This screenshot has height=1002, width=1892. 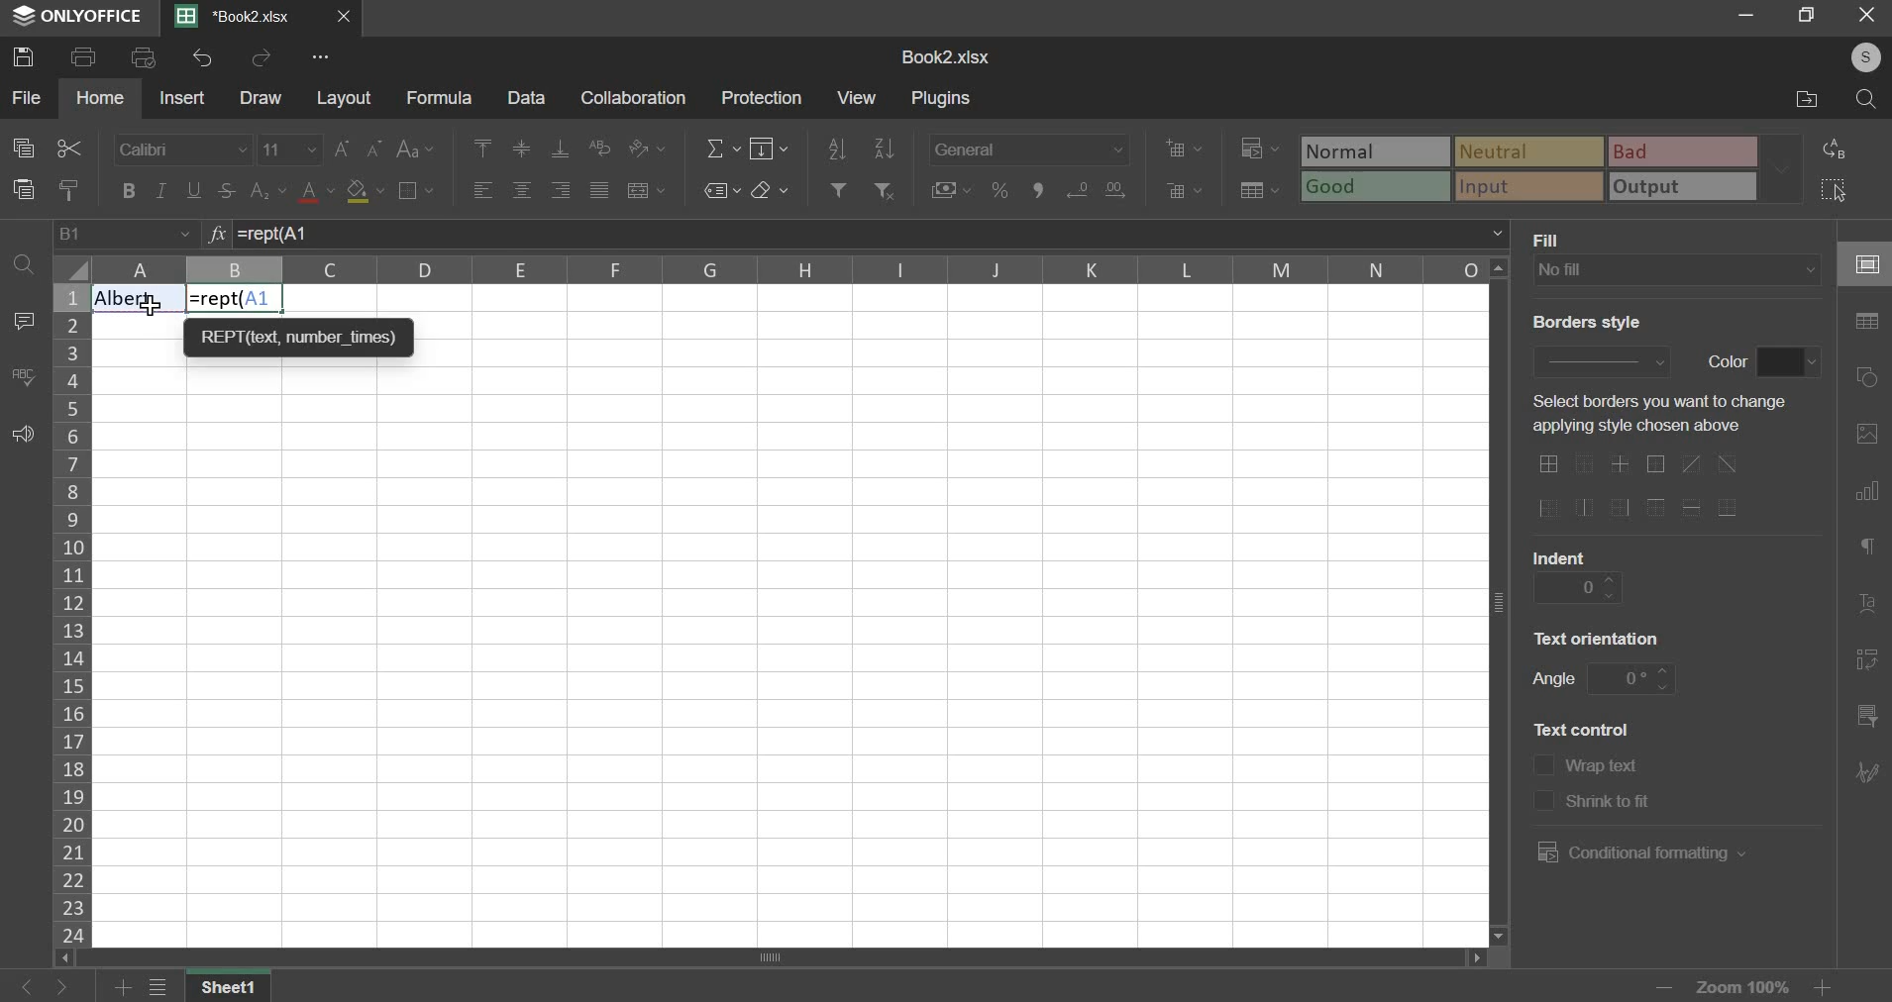 What do you see at coordinates (858, 98) in the screenshot?
I see `view` at bounding box center [858, 98].